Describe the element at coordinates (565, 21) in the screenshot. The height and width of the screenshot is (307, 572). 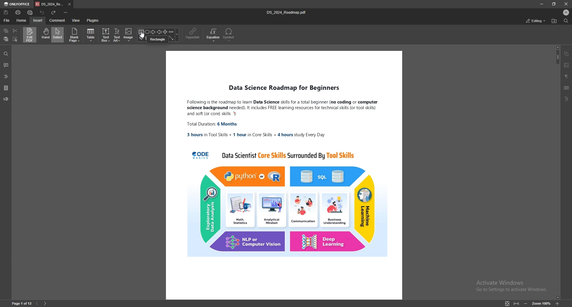
I see `find` at that location.